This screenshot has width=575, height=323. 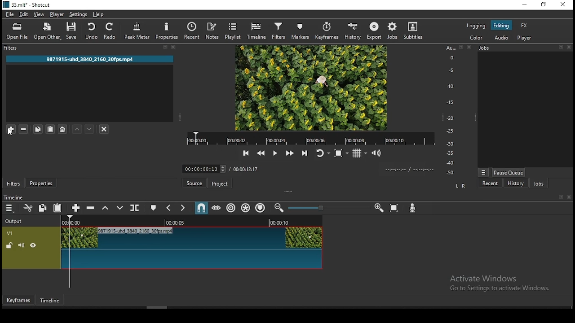 I want to click on -40, so click(x=451, y=162).